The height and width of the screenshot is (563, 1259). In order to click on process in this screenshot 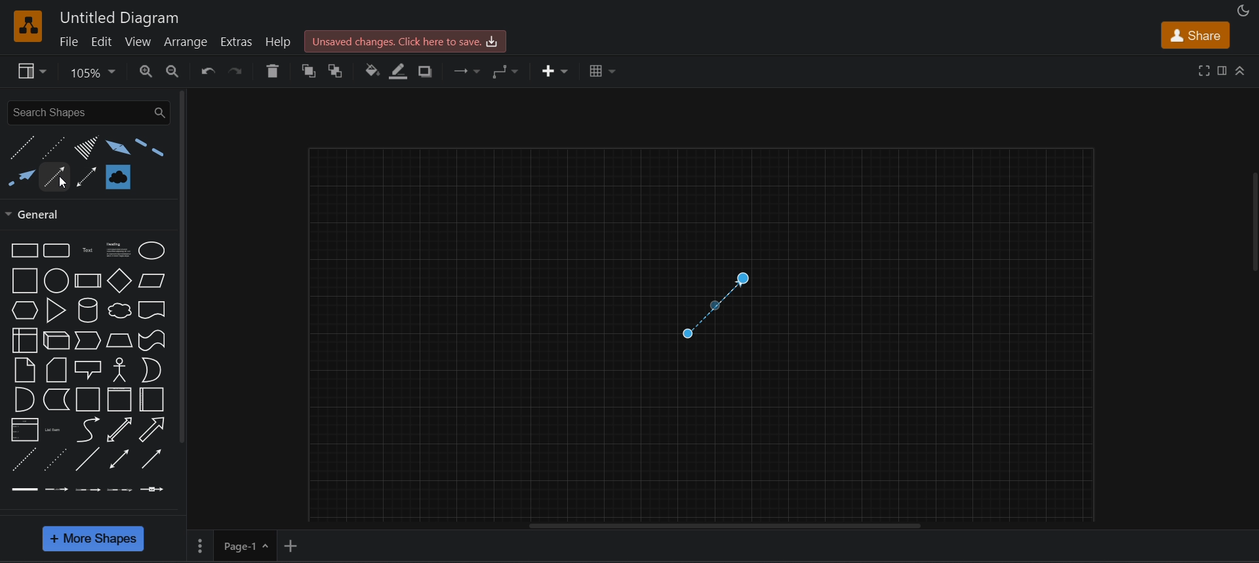, I will do `click(88, 281)`.